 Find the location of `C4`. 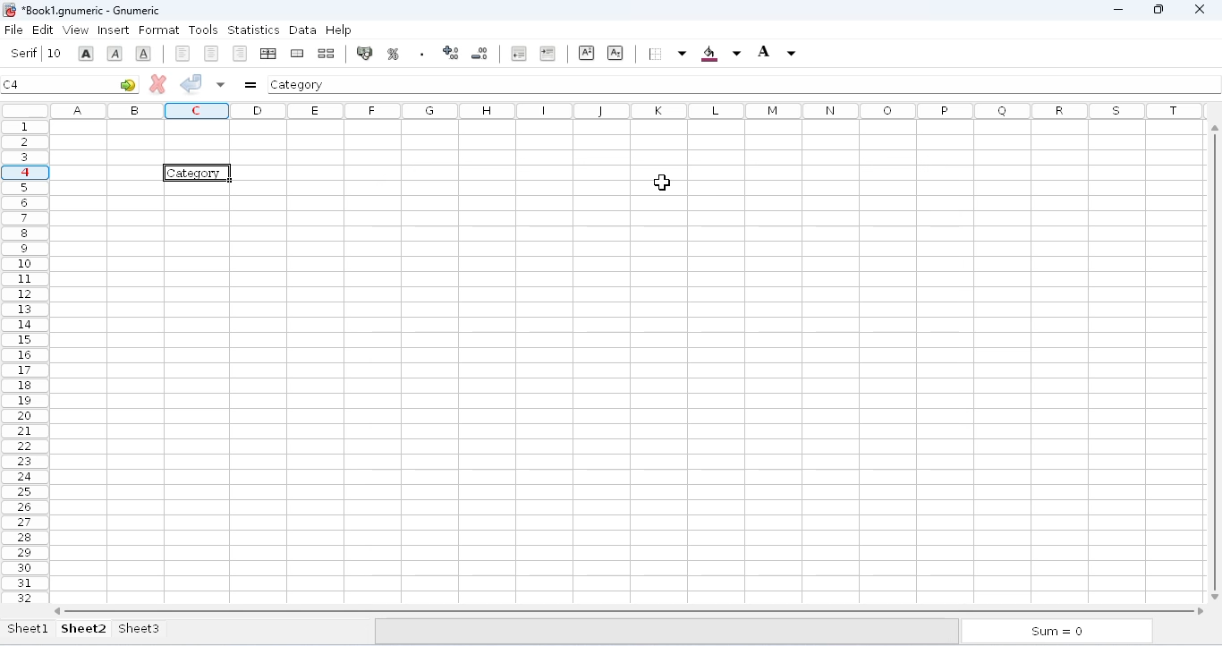

C4 is located at coordinates (12, 84).